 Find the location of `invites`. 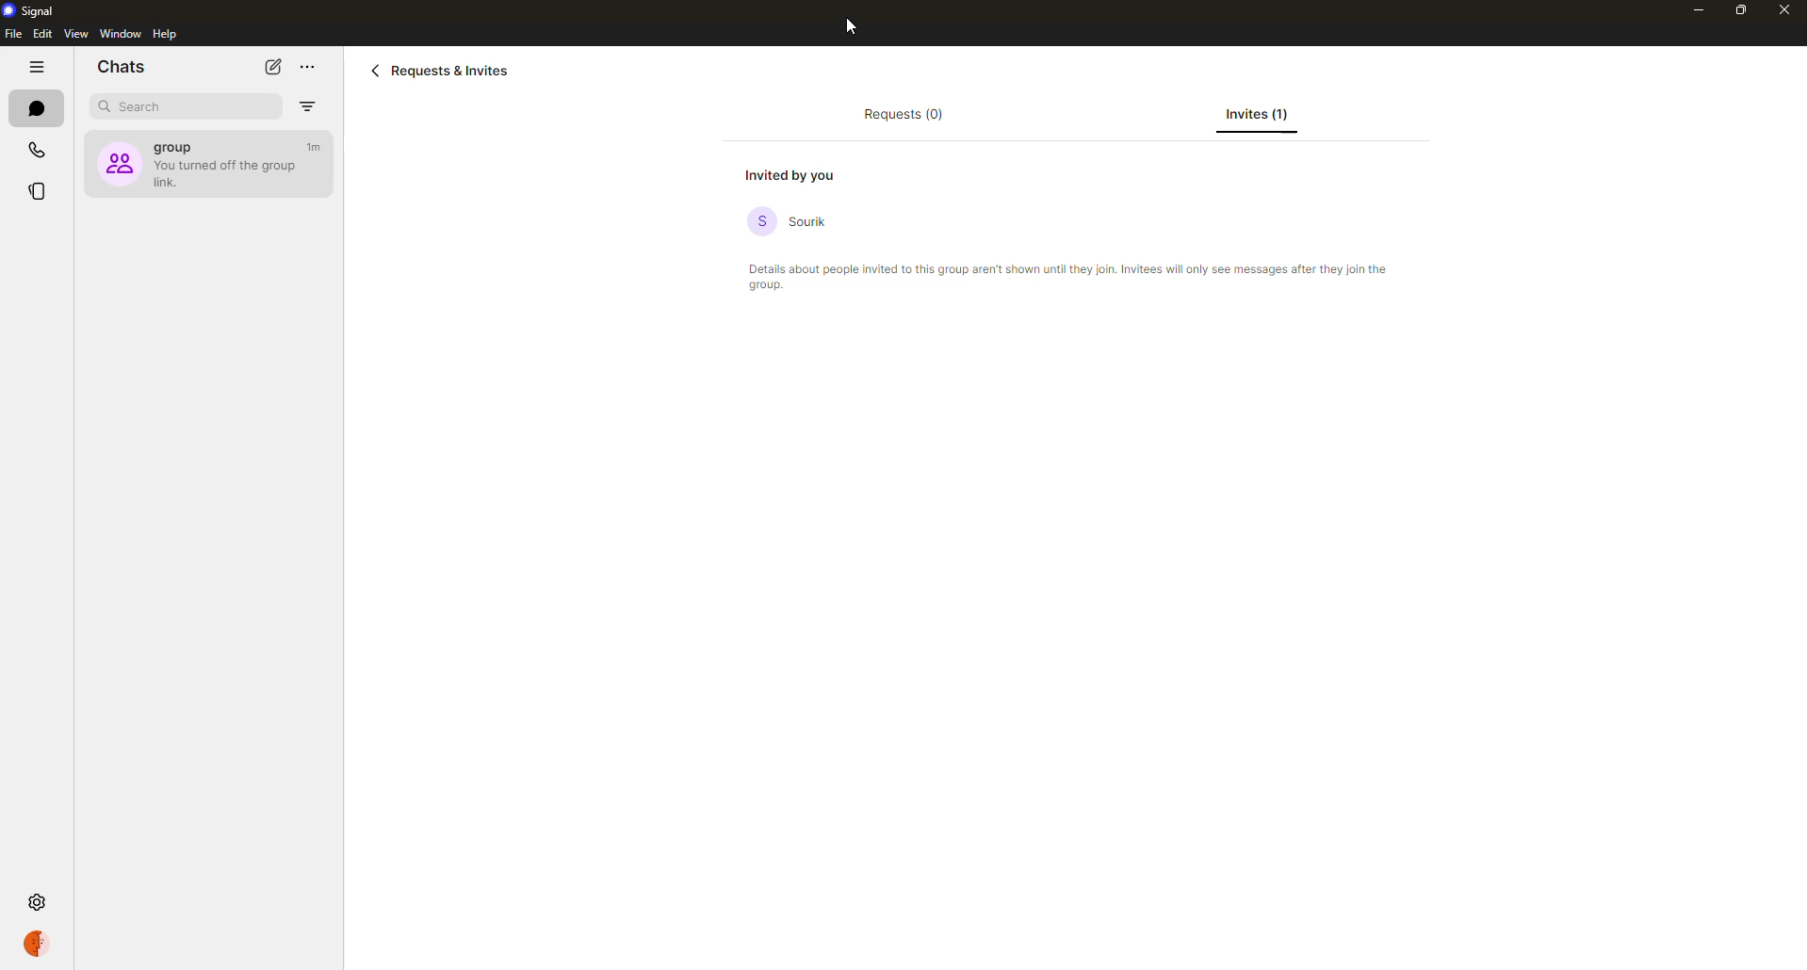

invites is located at coordinates (1258, 114).